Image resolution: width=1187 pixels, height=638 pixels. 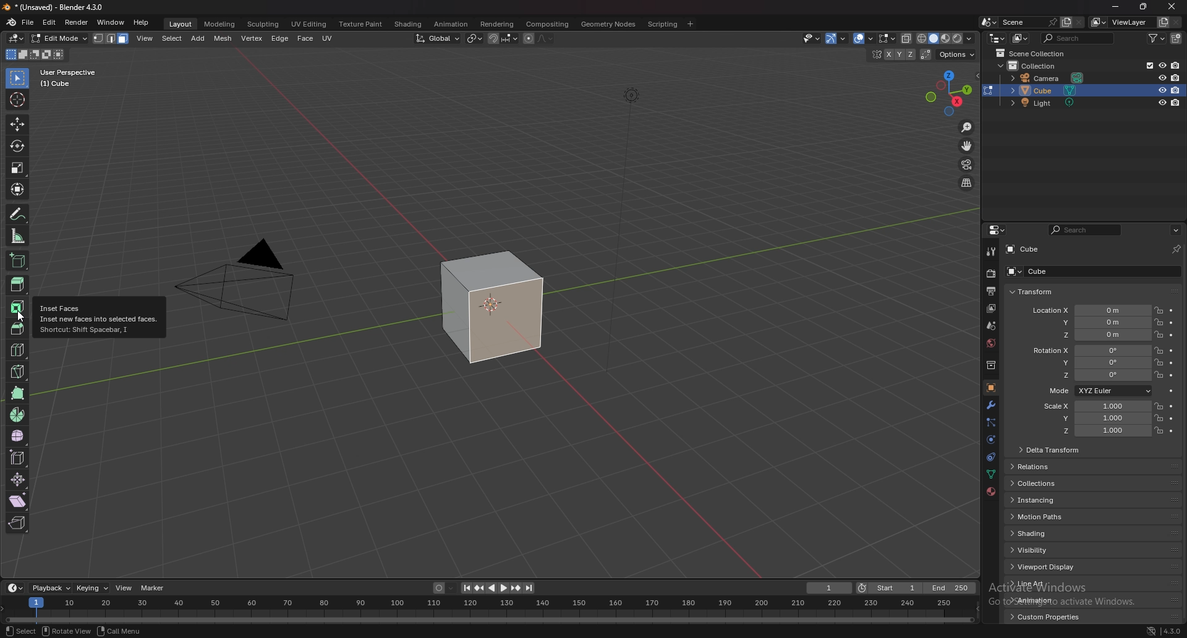 What do you see at coordinates (1117, 7) in the screenshot?
I see `minimize` at bounding box center [1117, 7].